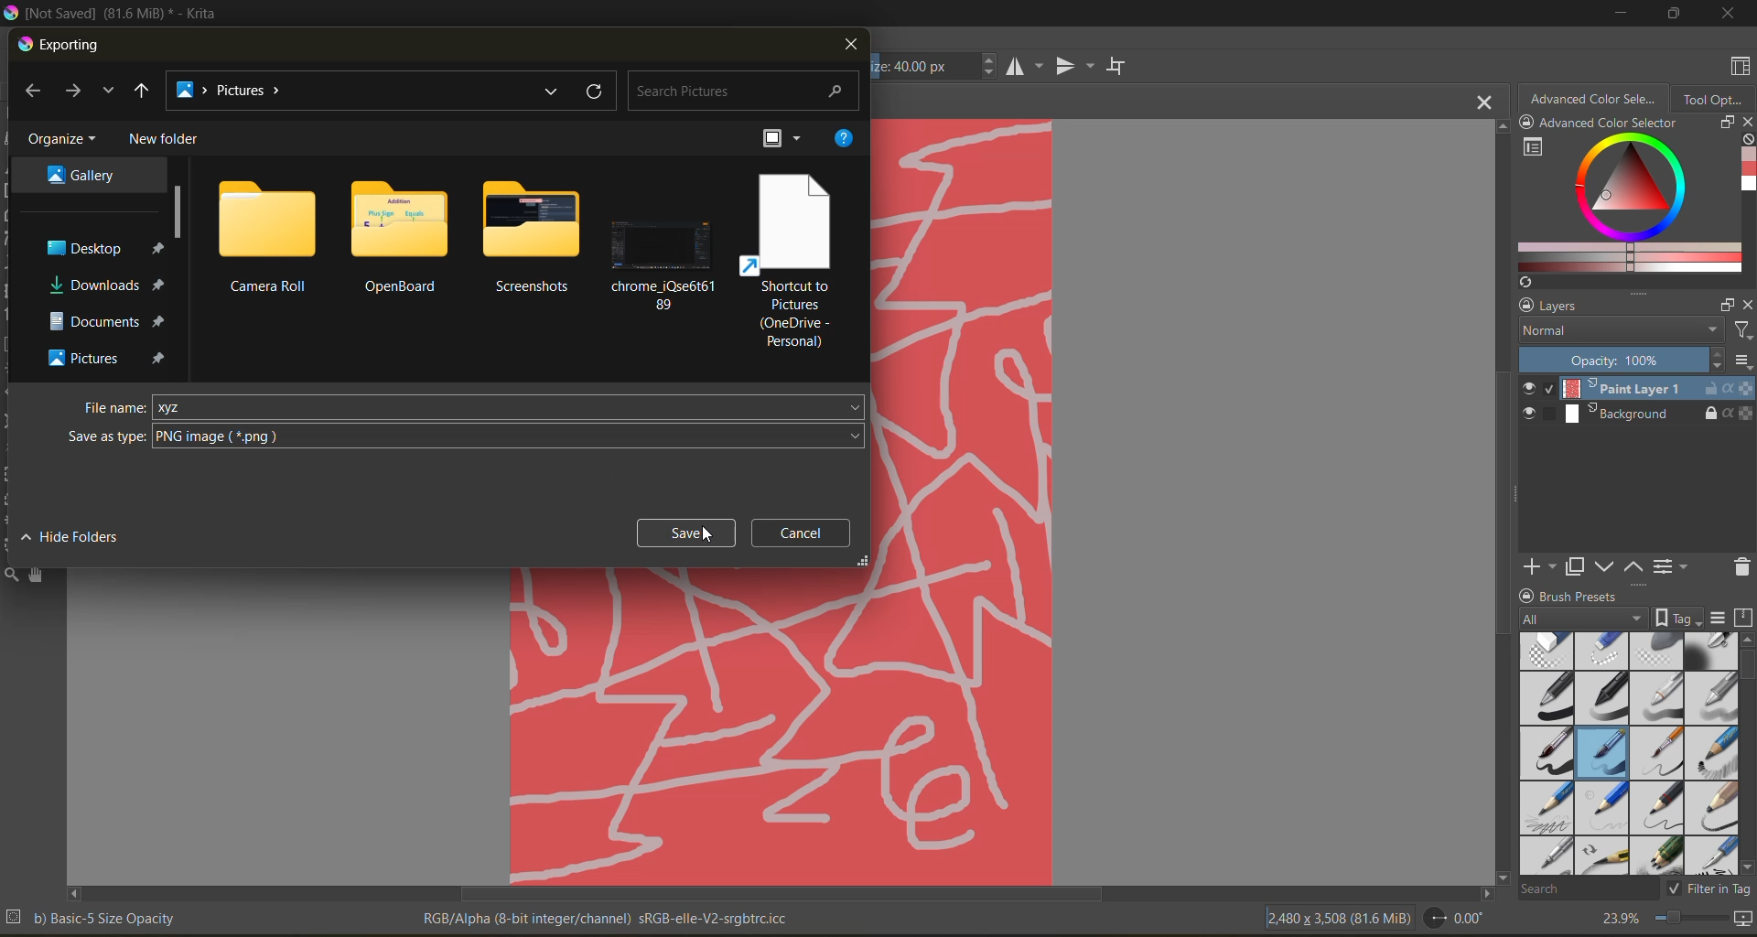 This screenshot has width=1757, height=937. I want to click on add, so click(1536, 565).